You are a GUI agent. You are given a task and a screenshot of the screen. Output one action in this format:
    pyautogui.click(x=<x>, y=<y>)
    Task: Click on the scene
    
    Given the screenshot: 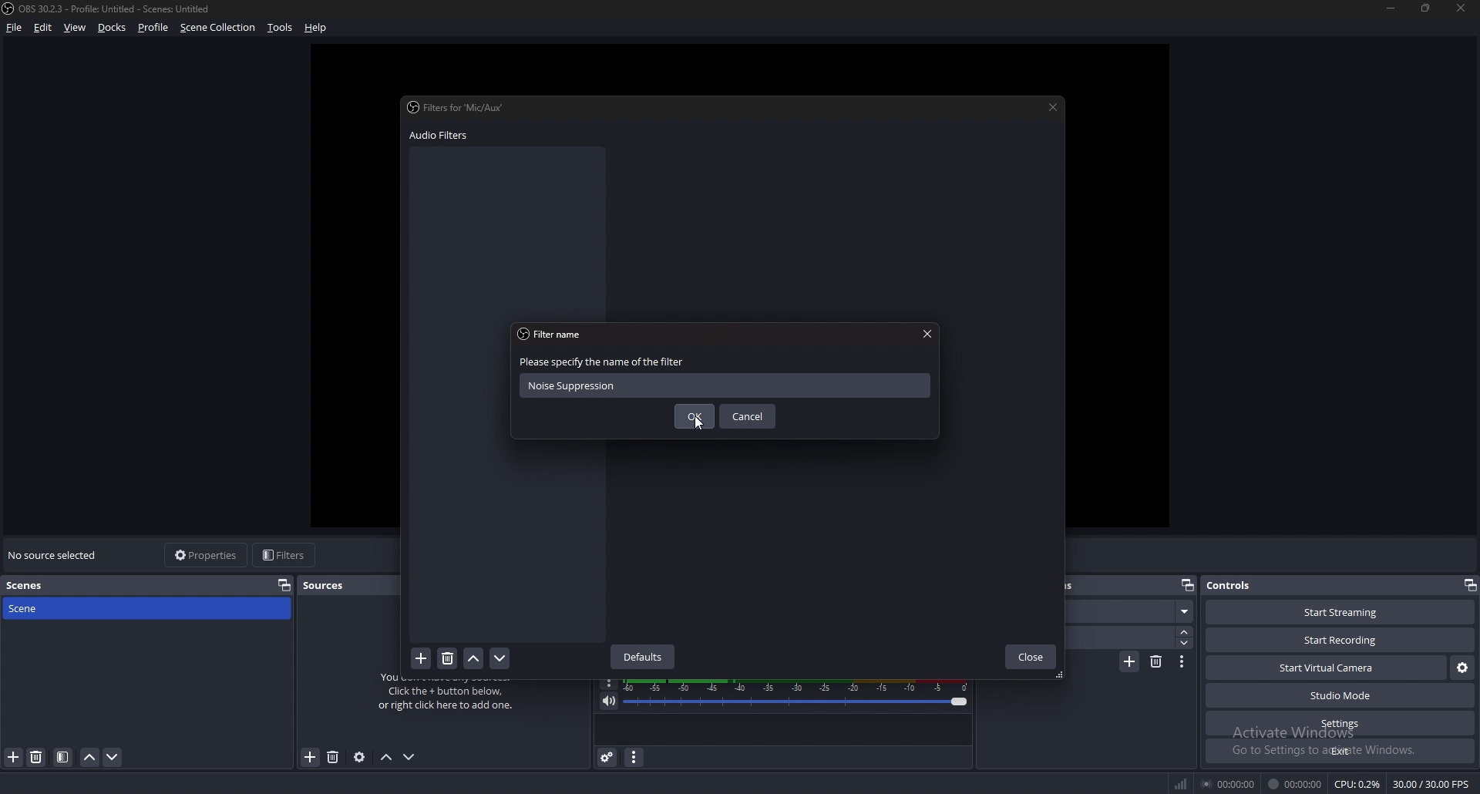 What is the action you would take?
    pyautogui.click(x=1132, y=611)
    